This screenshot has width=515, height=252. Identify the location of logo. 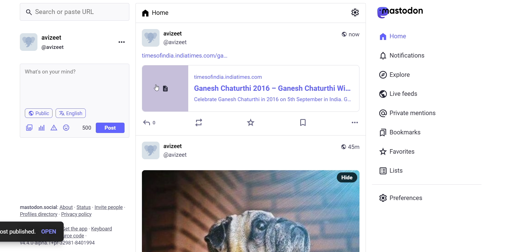
(27, 41).